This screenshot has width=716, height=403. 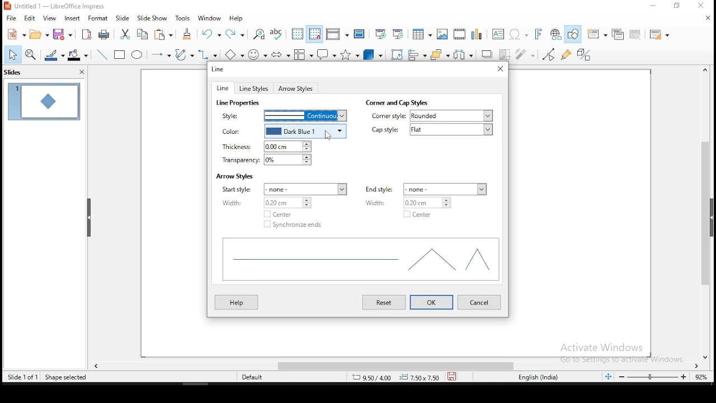 I want to click on default, so click(x=257, y=376).